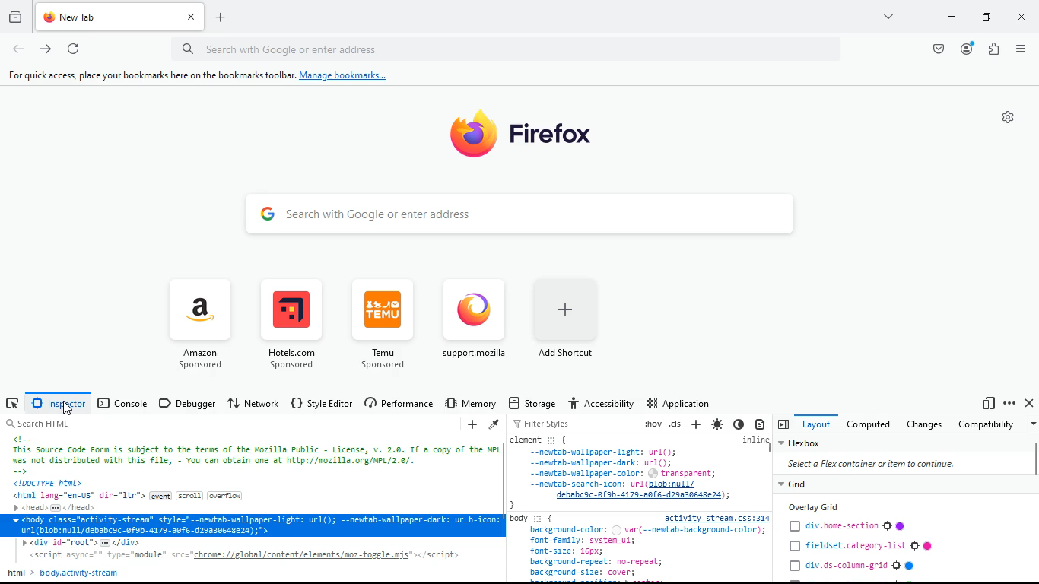 The image size is (1039, 584). Describe the element at coordinates (638, 515) in the screenshot. I see `Ty er Sa a]
~-newtab-wsllpsper-dark: url();
~-newtab-wallpaper-color: () transparent;
reset icon: QOL

debabegc-0f9b-4179-00f6-d25030648624);

ay i ( activity-stream.css:31
background-color: () var(--newtab-background-color) ;
font-family: systen-ui;
font-size: 16px;
background-repeat: no-repeat;
background-size: cover;` at that location.